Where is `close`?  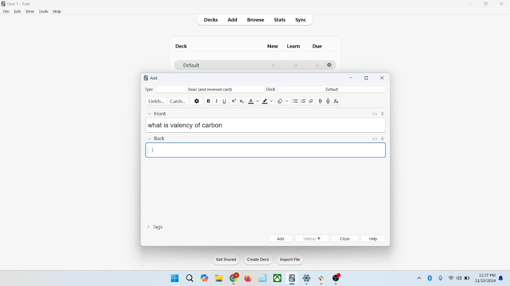 close is located at coordinates (345, 239).